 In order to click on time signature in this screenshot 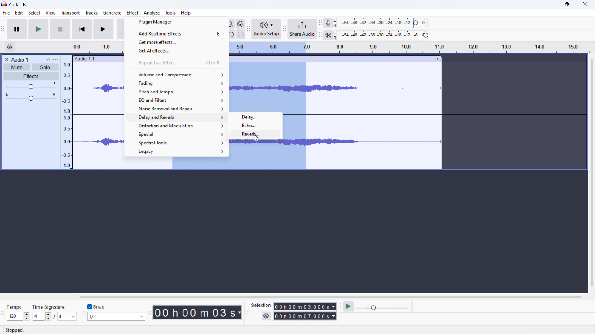, I will do `click(330, 46)`.